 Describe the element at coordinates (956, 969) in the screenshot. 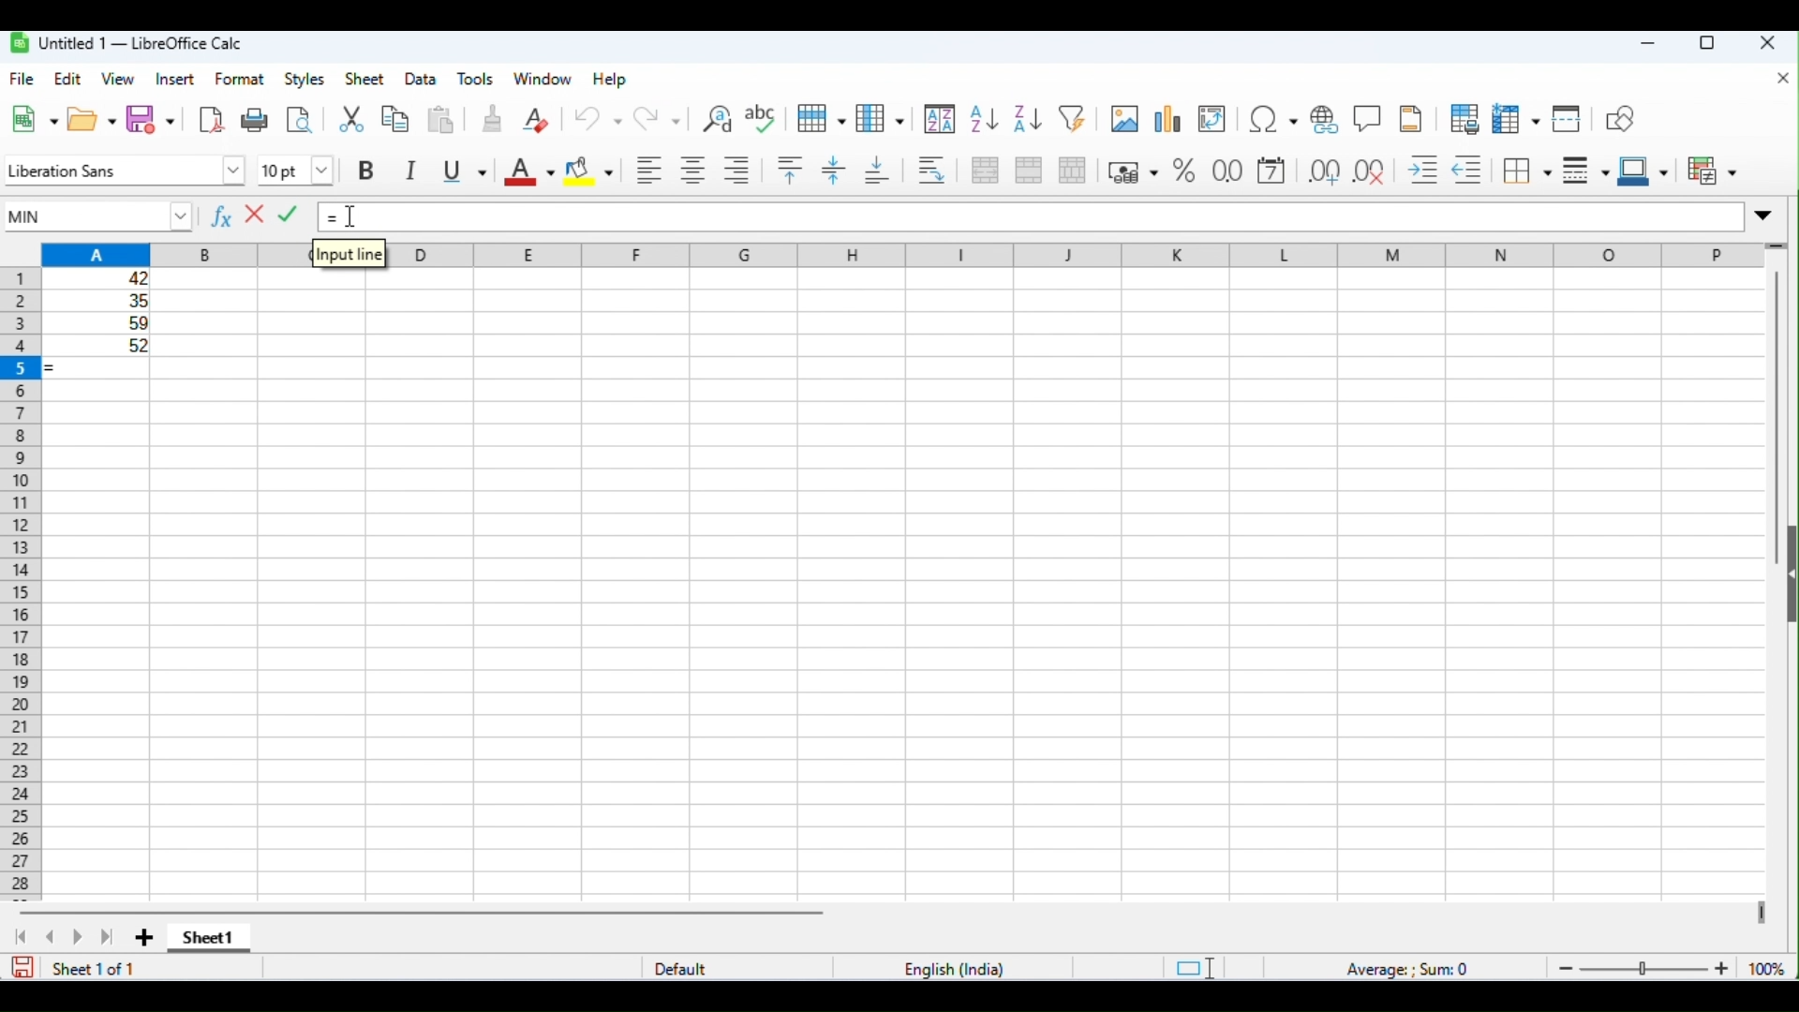

I see `language` at that location.